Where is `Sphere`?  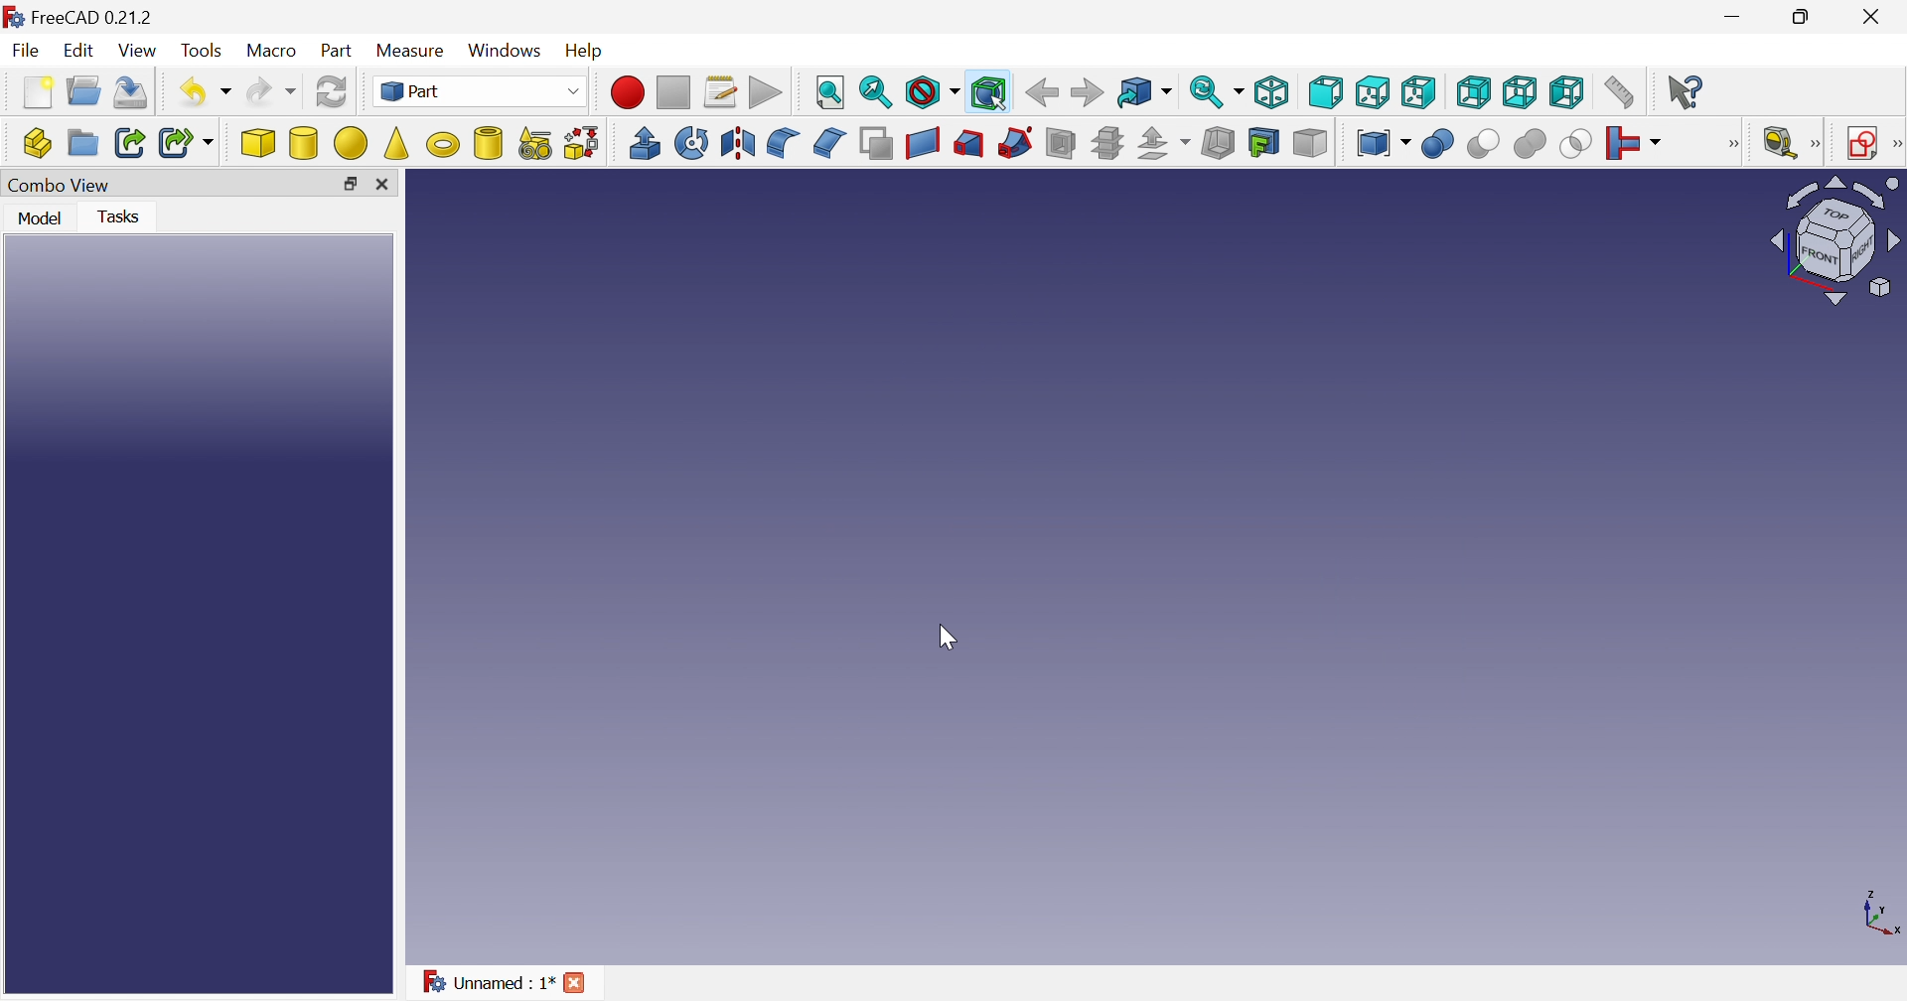
Sphere is located at coordinates (352, 143).